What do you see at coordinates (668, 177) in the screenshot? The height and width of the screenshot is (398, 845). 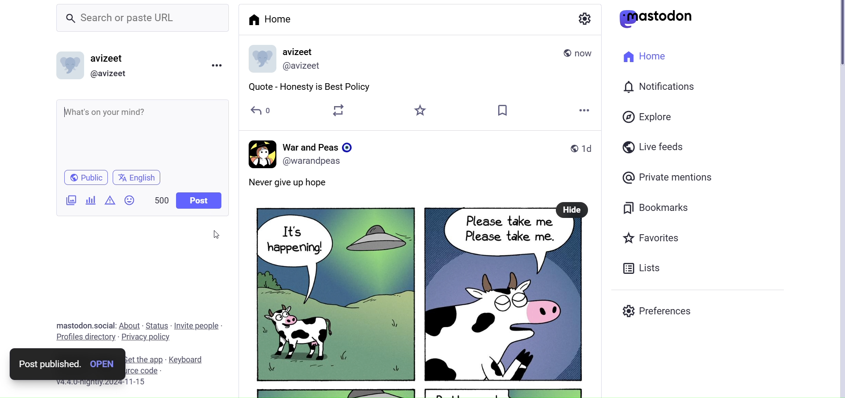 I see `Private Mentions` at bounding box center [668, 177].